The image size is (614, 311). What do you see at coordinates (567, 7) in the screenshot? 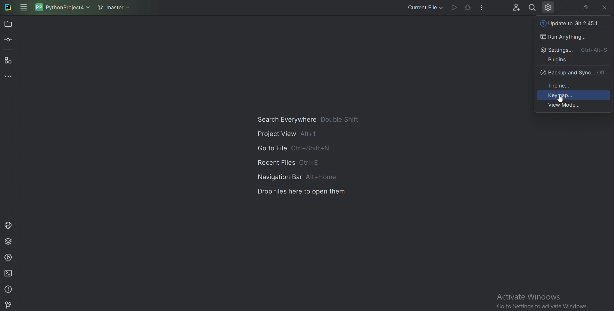
I see `minimize ` at bounding box center [567, 7].